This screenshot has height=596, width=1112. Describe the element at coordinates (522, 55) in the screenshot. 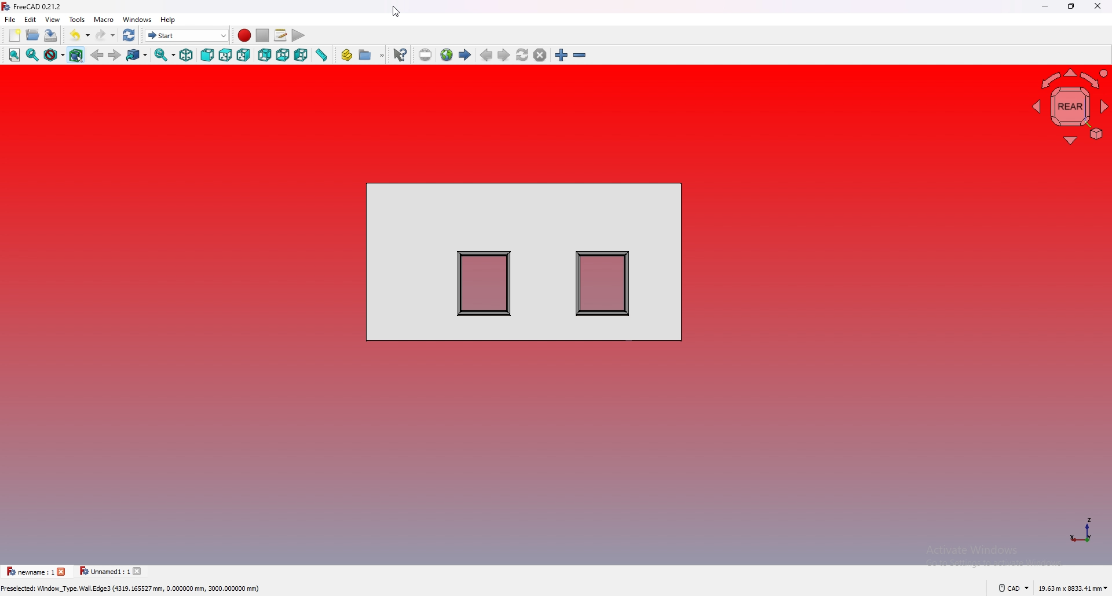

I see `reload page` at that location.